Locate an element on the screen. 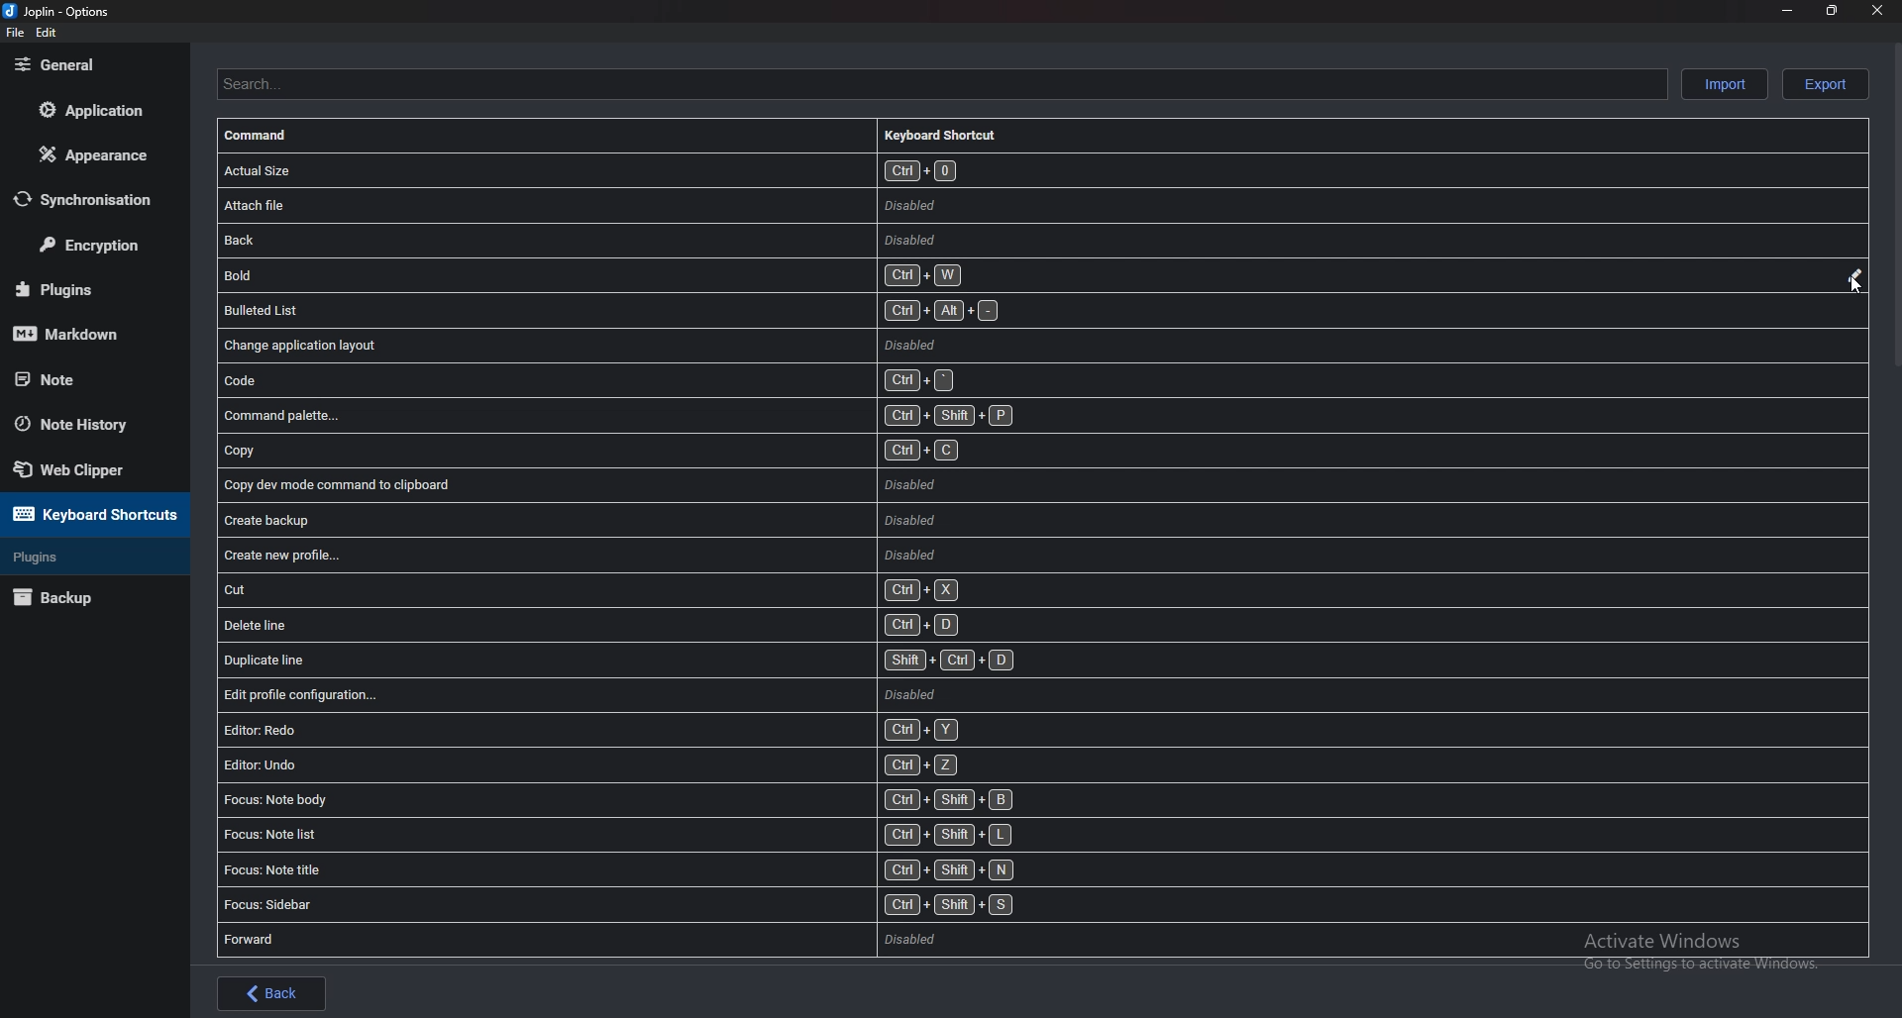 This screenshot has height=1018, width=1902. Delete line is located at coordinates (595, 624).